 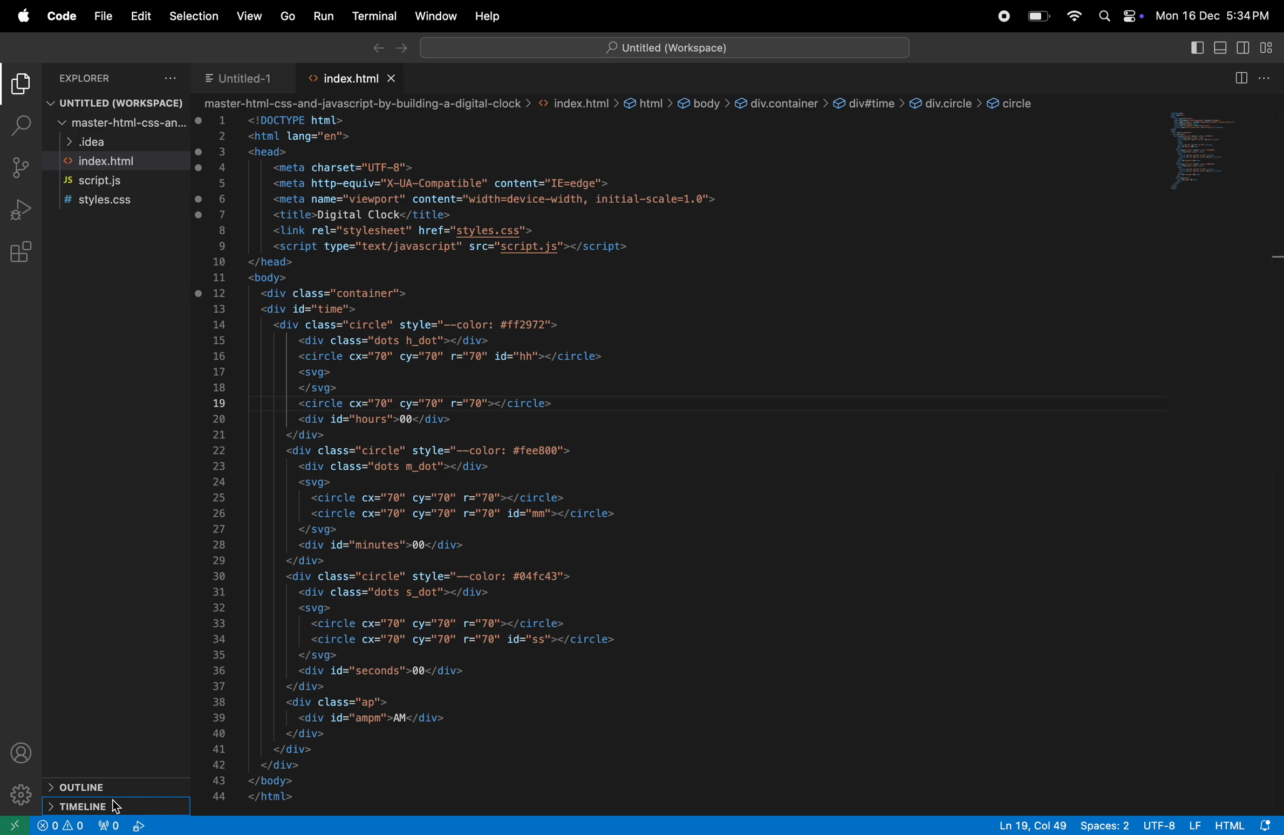 What do you see at coordinates (1244, 79) in the screenshot?
I see `split editor` at bounding box center [1244, 79].